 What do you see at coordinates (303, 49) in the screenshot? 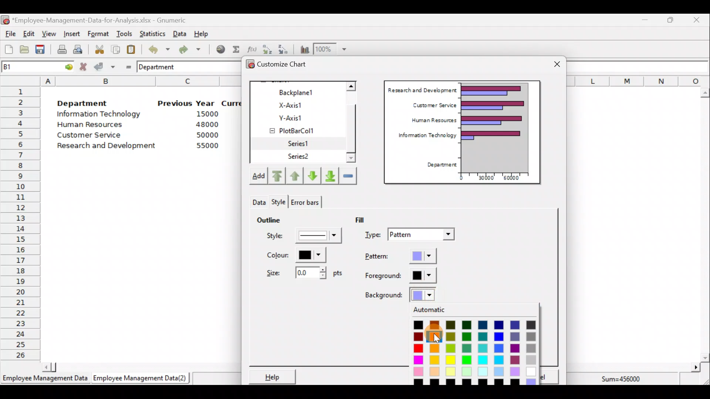
I see `Insert a chart` at bounding box center [303, 49].